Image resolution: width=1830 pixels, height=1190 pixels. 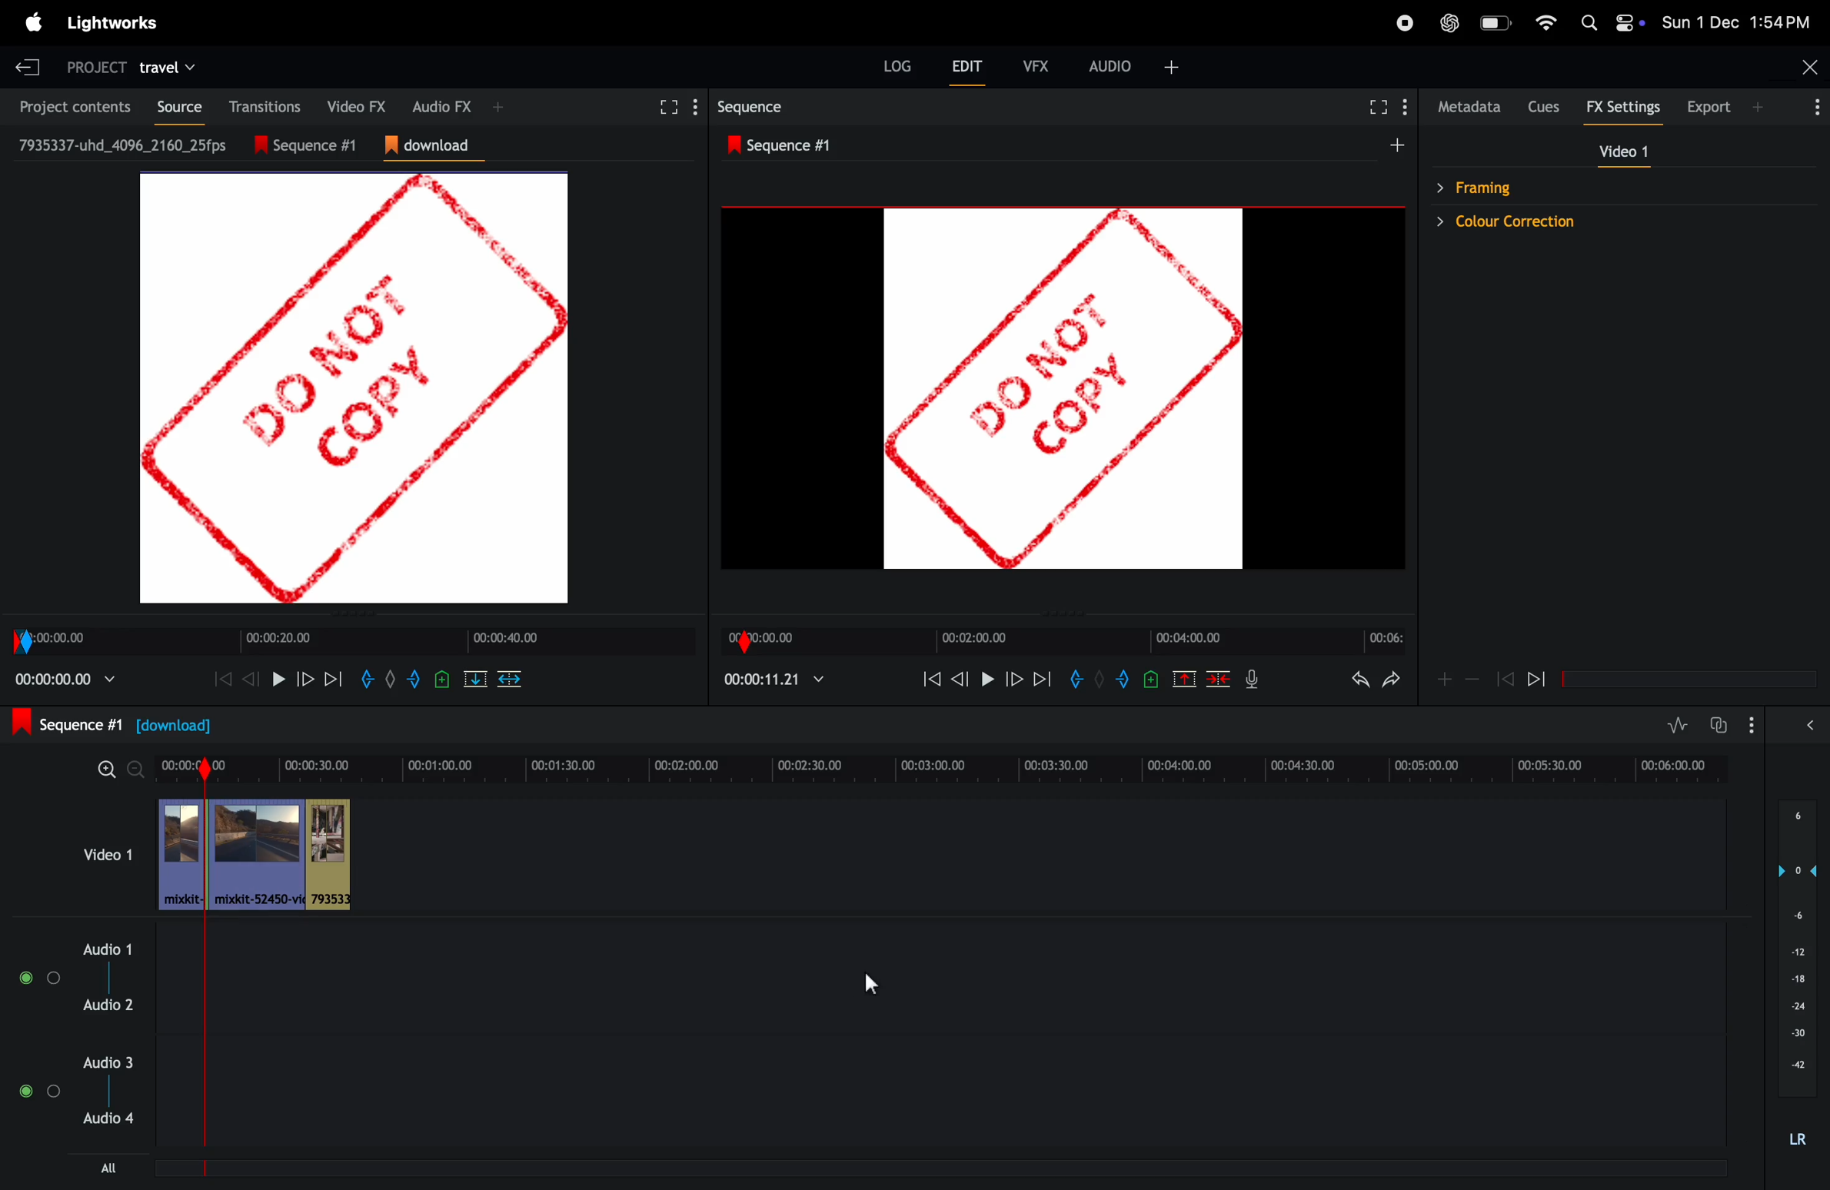 What do you see at coordinates (223, 679) in the screenshot?
I see `Previous frame` at bounding box center [223, 679].